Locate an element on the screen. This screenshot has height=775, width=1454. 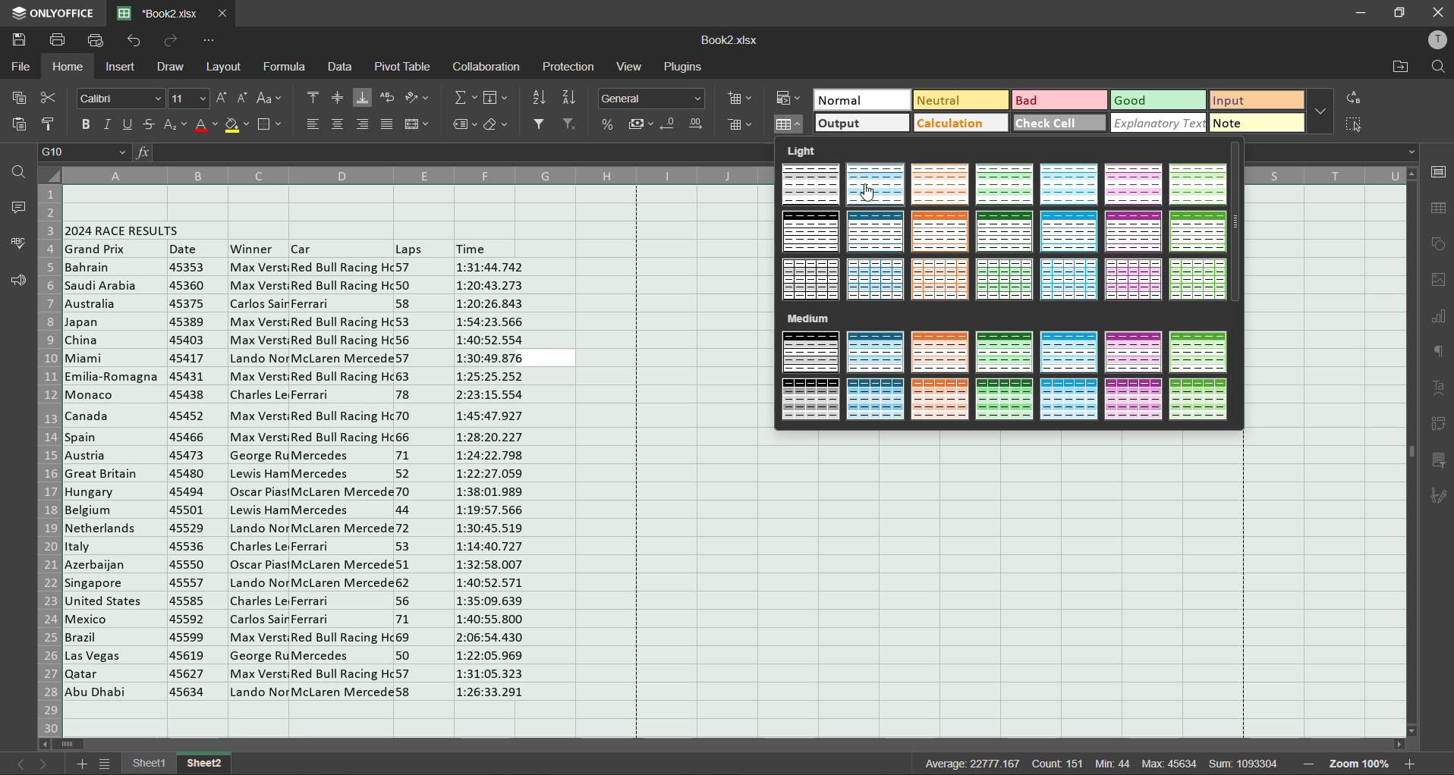
percent is located at coordinates (610, 124).